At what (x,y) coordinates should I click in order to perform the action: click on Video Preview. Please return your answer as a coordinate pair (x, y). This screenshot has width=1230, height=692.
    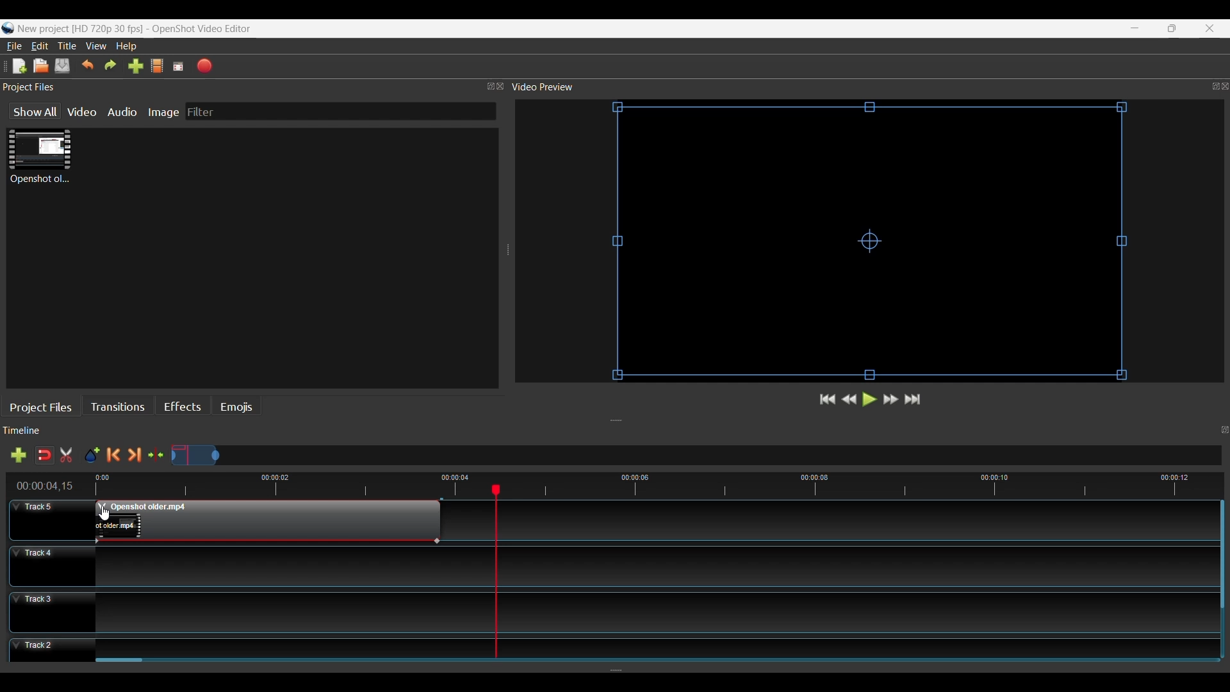
    Looking at the image, I should click on (869, 87).